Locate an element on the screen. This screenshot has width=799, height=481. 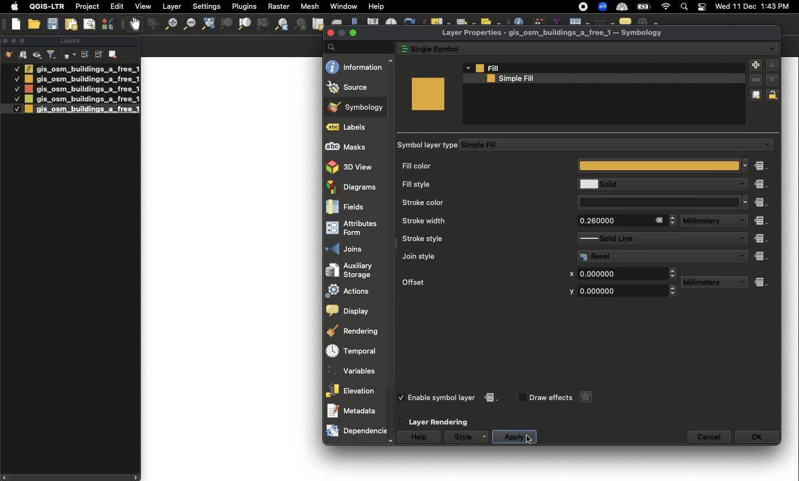
Layer Properties - gis_osm_buildings_a_free_1 — Symbology is located at coordinates (554, 33).